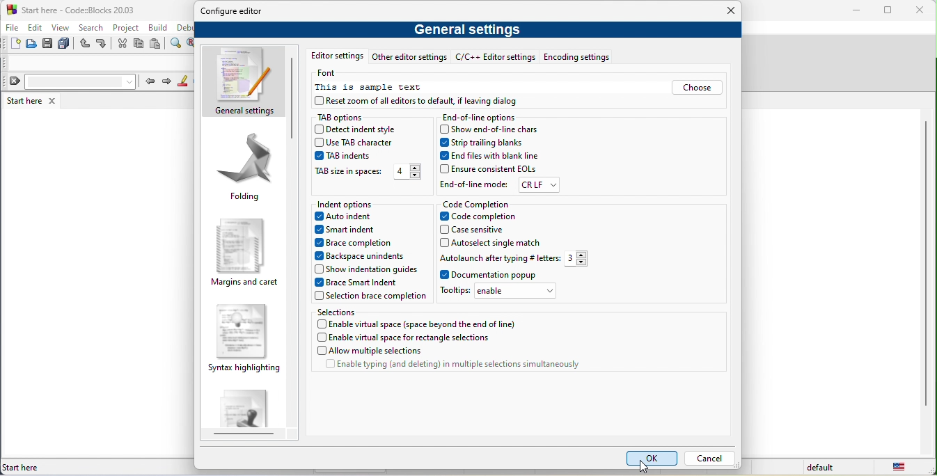 This screenshot has height=476, width=937. What do you see at coordinates (186, 82) in the screenshot?
I see `highlight` at bounding box center [186, 82].